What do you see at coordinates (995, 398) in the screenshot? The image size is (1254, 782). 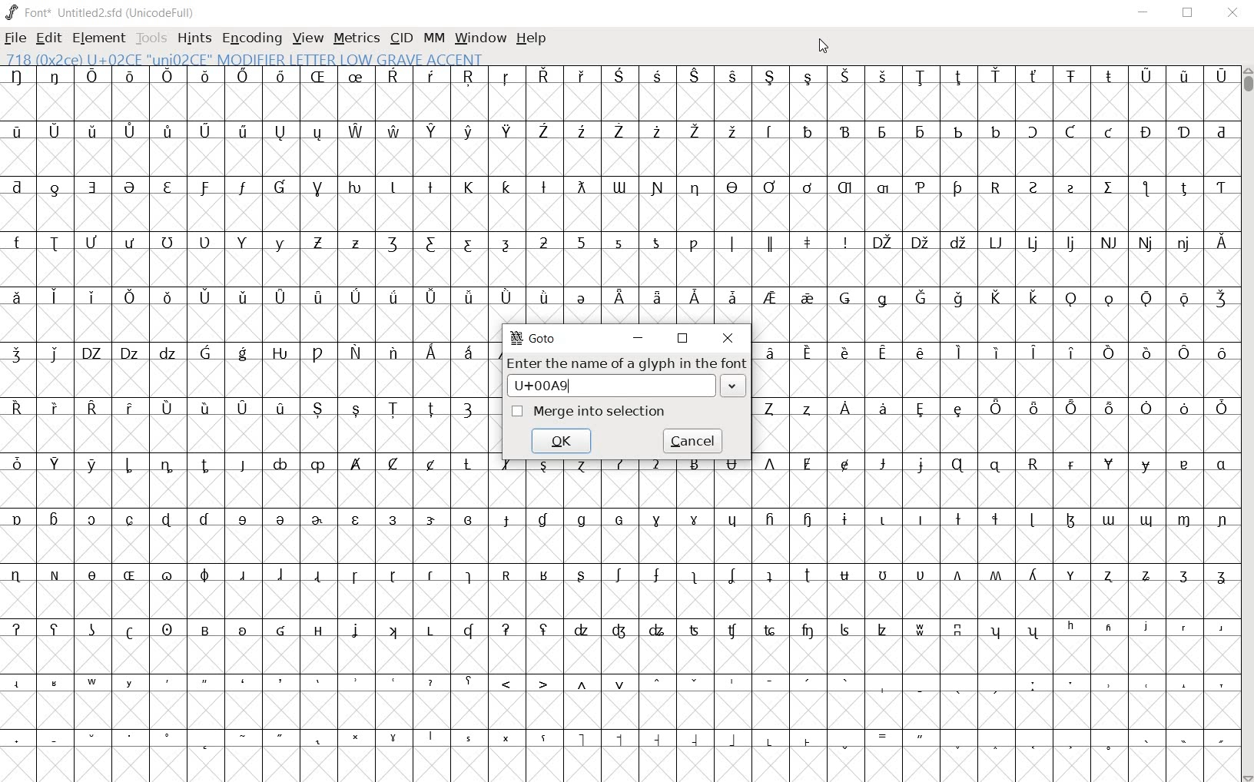 I see `glyph characters` at bounding box center [995, 398].